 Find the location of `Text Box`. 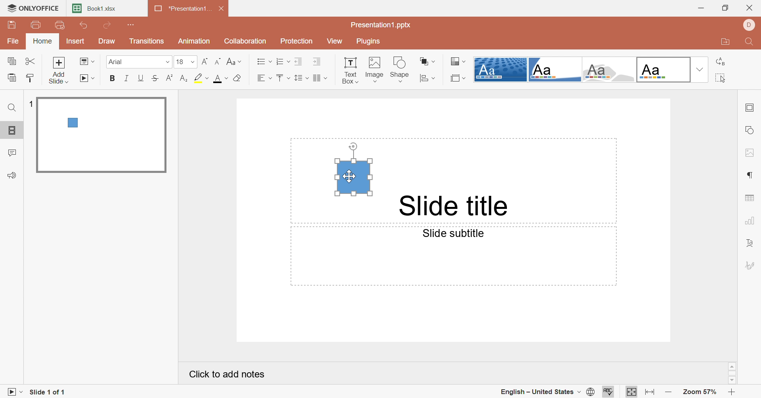

Text Box is located at coordinates (354, 177).